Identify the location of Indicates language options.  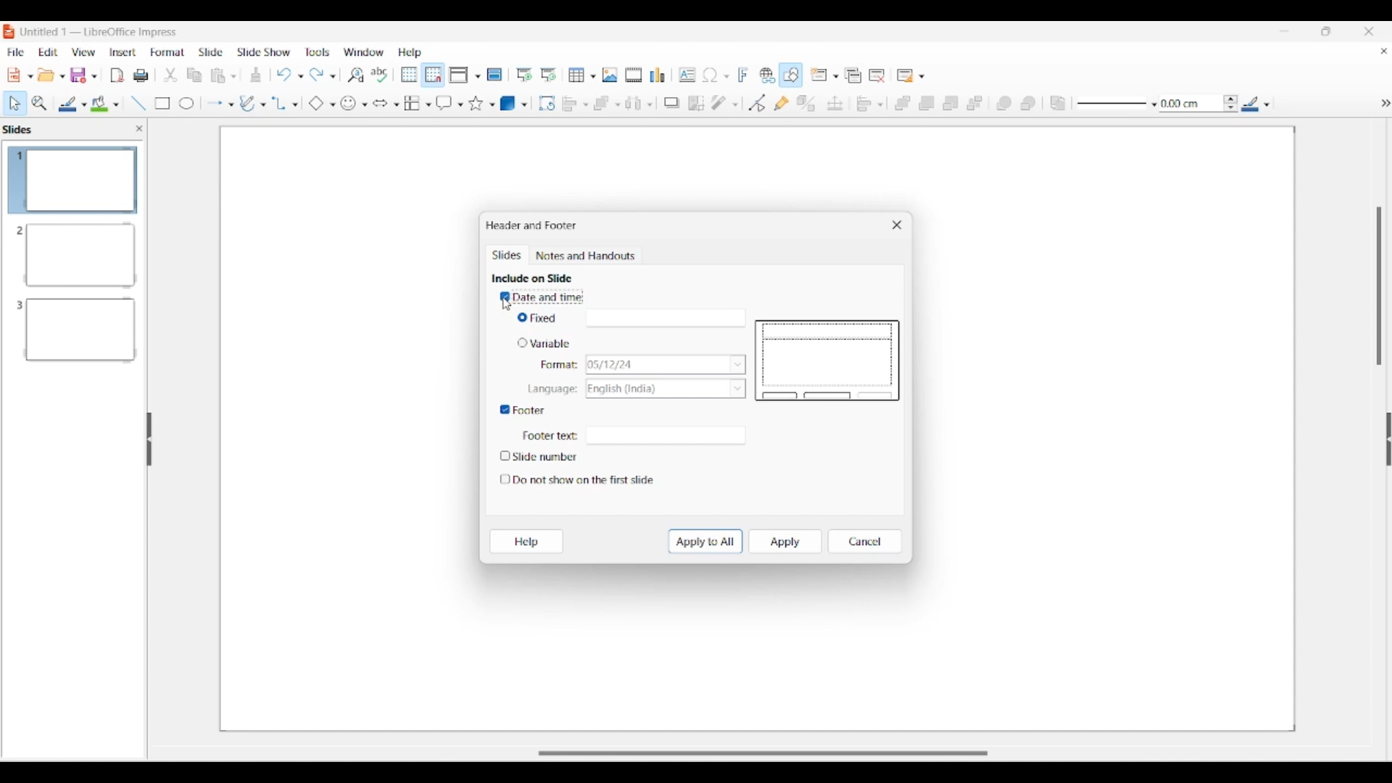
(551, 390).